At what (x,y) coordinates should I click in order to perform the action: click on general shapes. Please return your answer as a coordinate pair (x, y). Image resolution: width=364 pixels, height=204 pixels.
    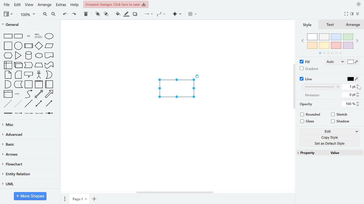
    Looking at the image, I should click on (29, 75).